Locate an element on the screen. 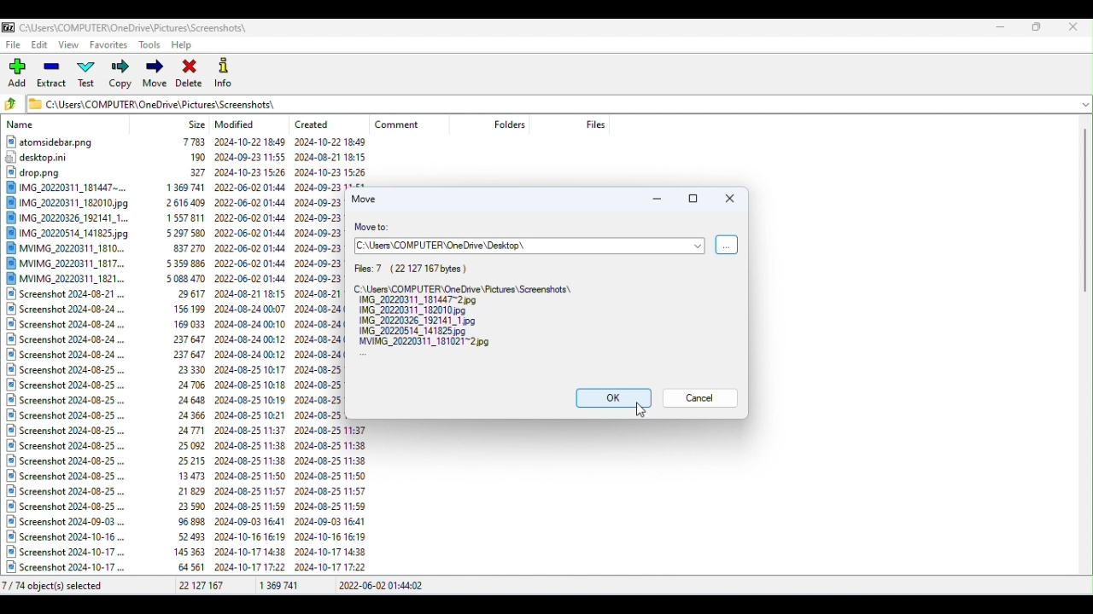  File address bar is located at coordinates (549, 102).